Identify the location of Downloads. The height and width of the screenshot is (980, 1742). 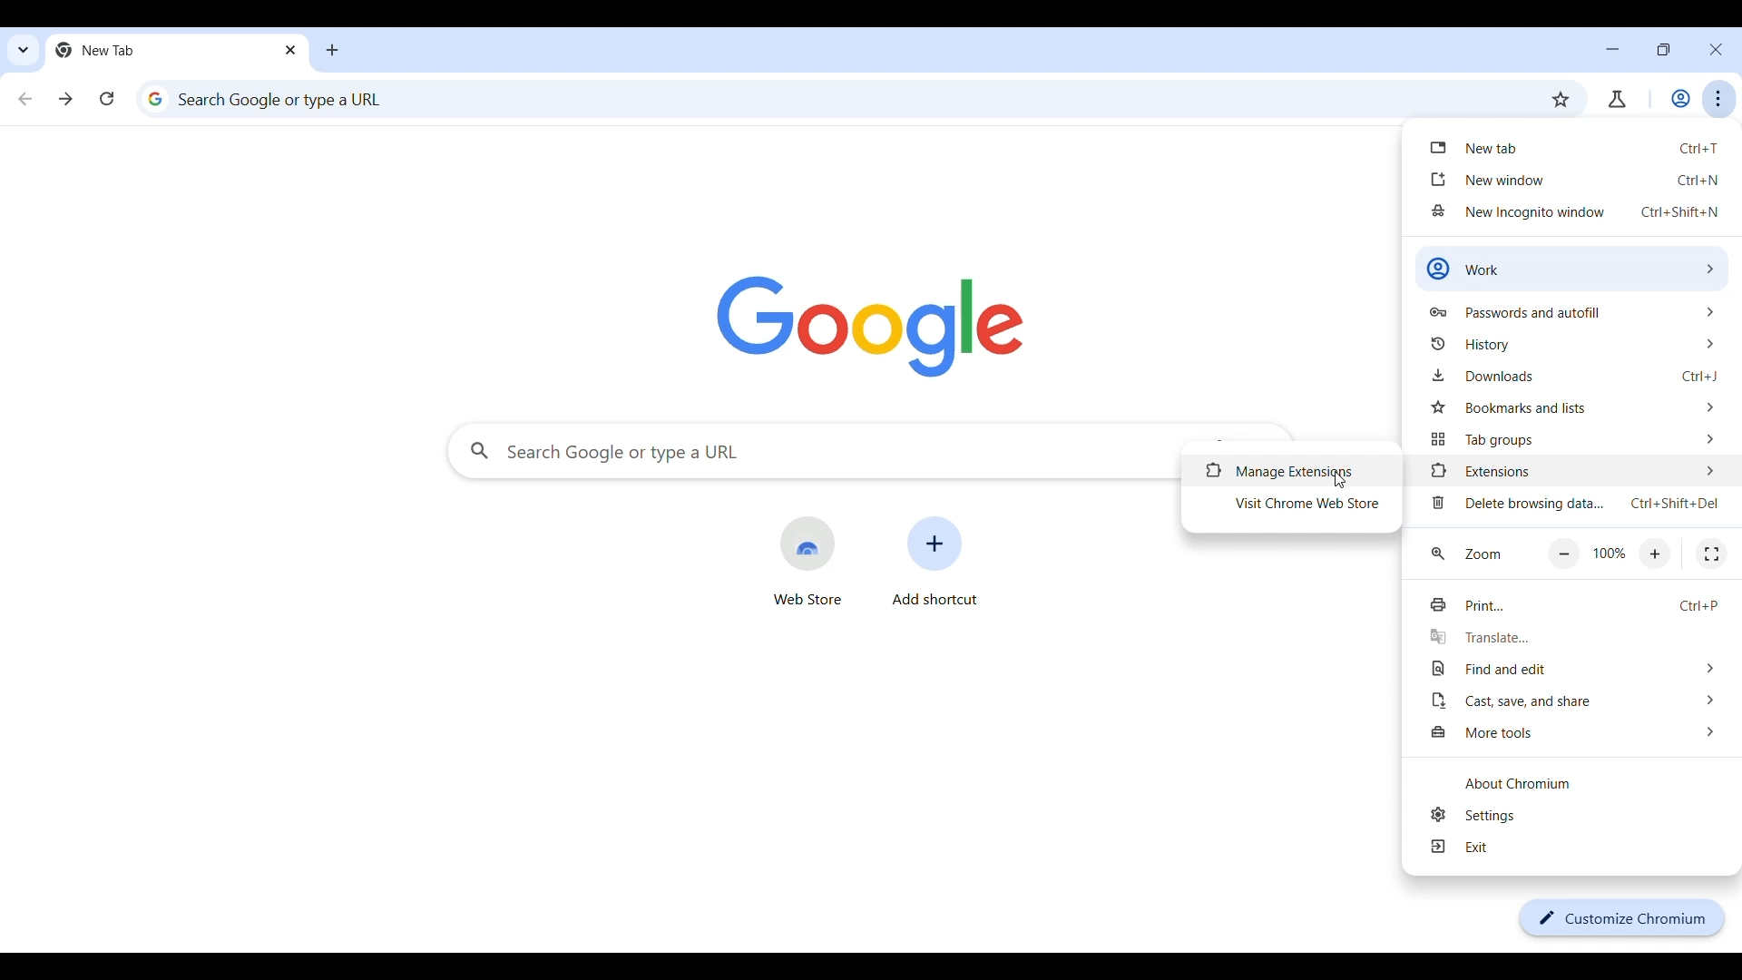
(1574, 376).